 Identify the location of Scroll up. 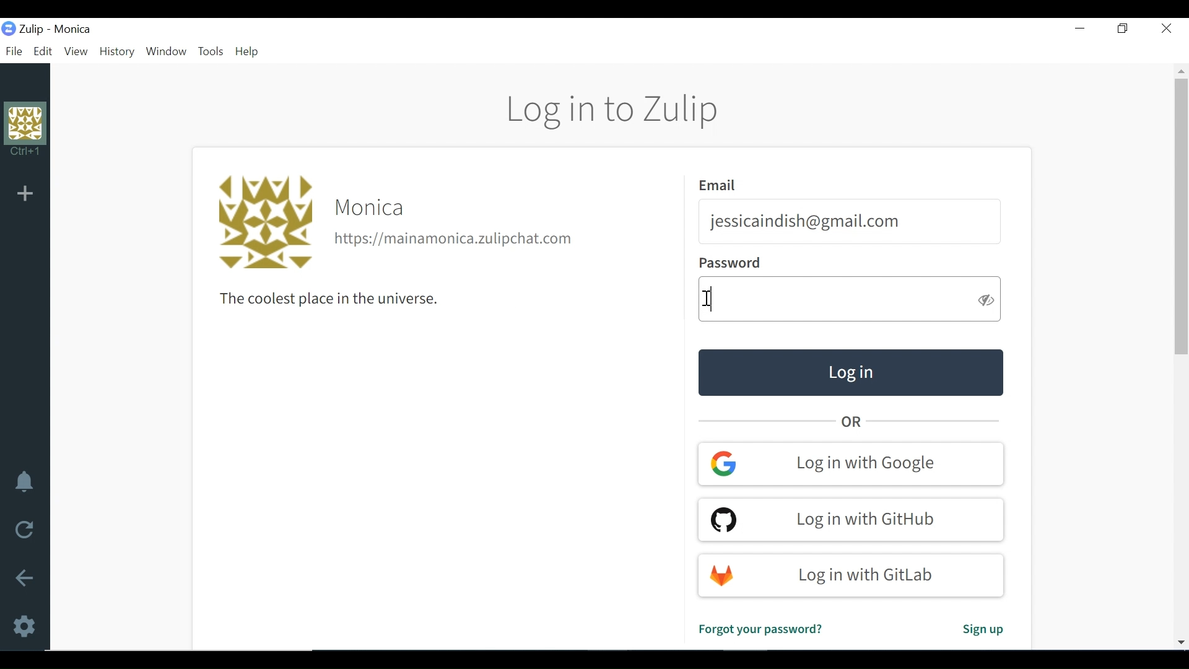
(1182, 70).